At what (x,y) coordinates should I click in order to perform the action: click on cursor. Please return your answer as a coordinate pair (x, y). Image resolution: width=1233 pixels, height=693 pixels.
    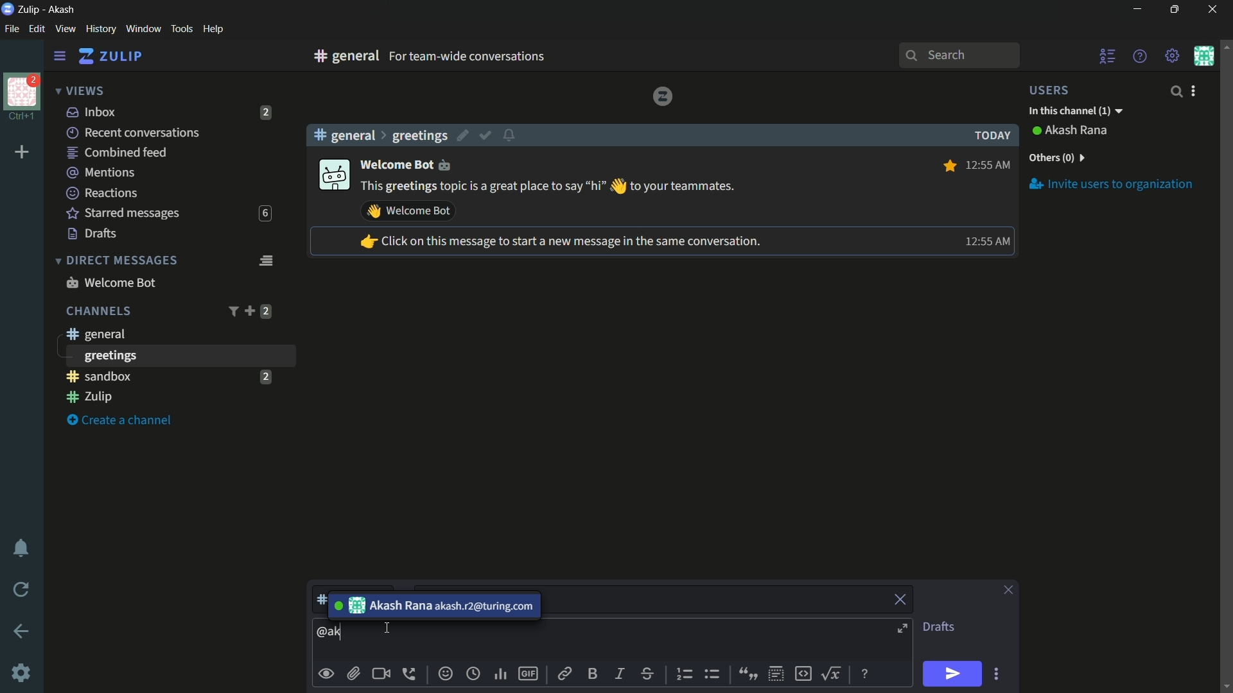
    Looking at the image, I should click on (385, 629).